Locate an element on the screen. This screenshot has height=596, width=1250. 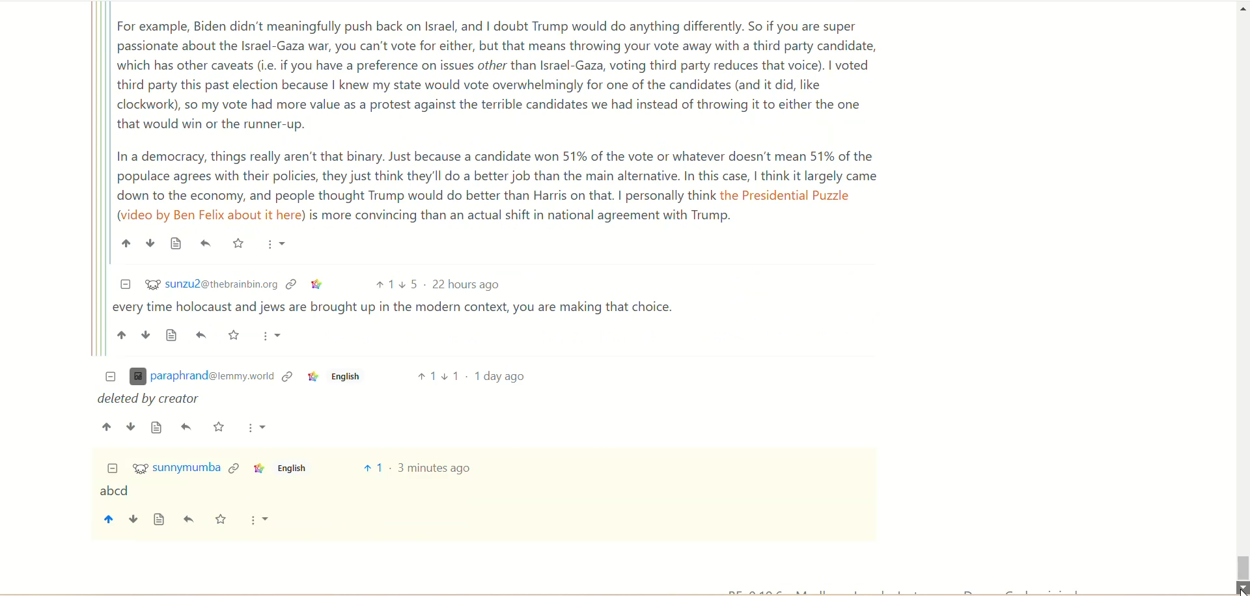
more is located at coordinates (257, 521).